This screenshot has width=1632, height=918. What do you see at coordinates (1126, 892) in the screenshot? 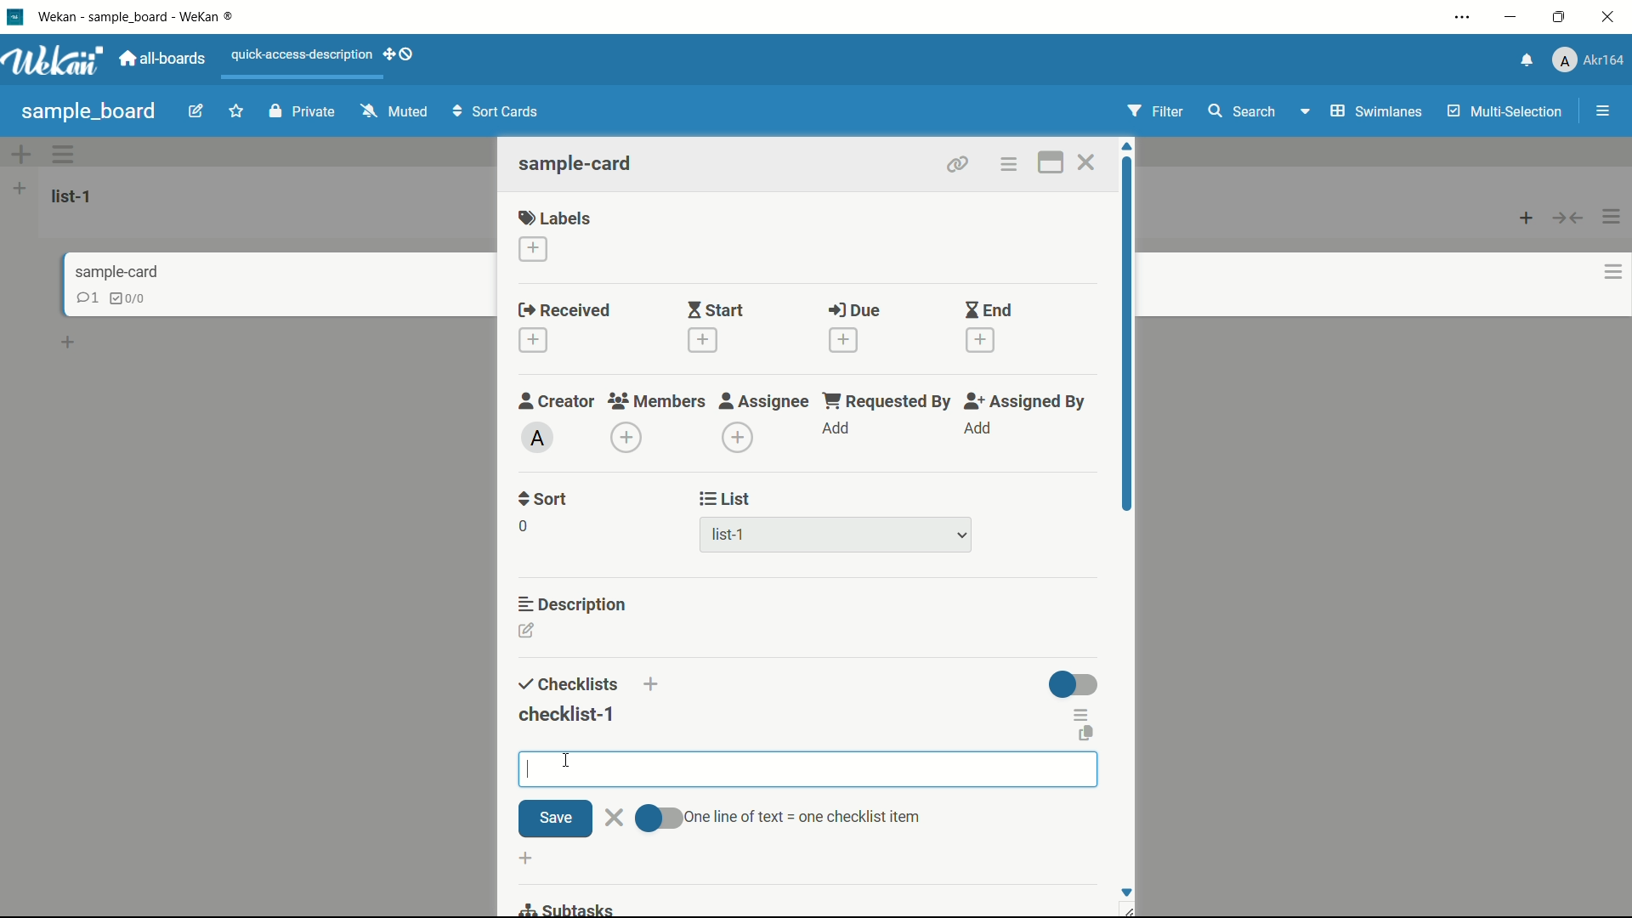
I see `Scroll down` at bounding box center [1126, 892].